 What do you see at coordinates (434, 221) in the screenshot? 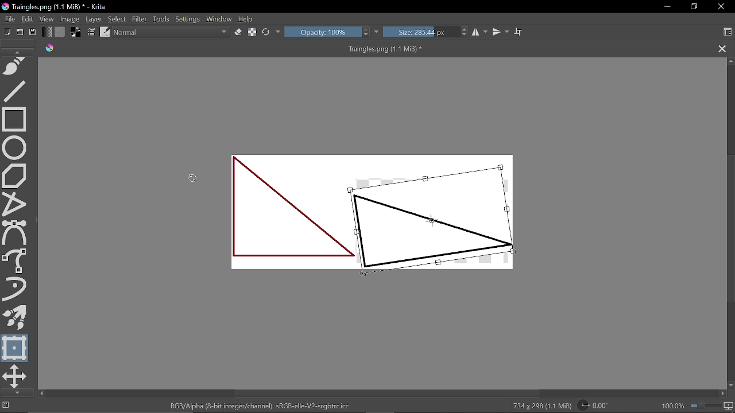
I see `Cursor` at bounding box center [434, 221].